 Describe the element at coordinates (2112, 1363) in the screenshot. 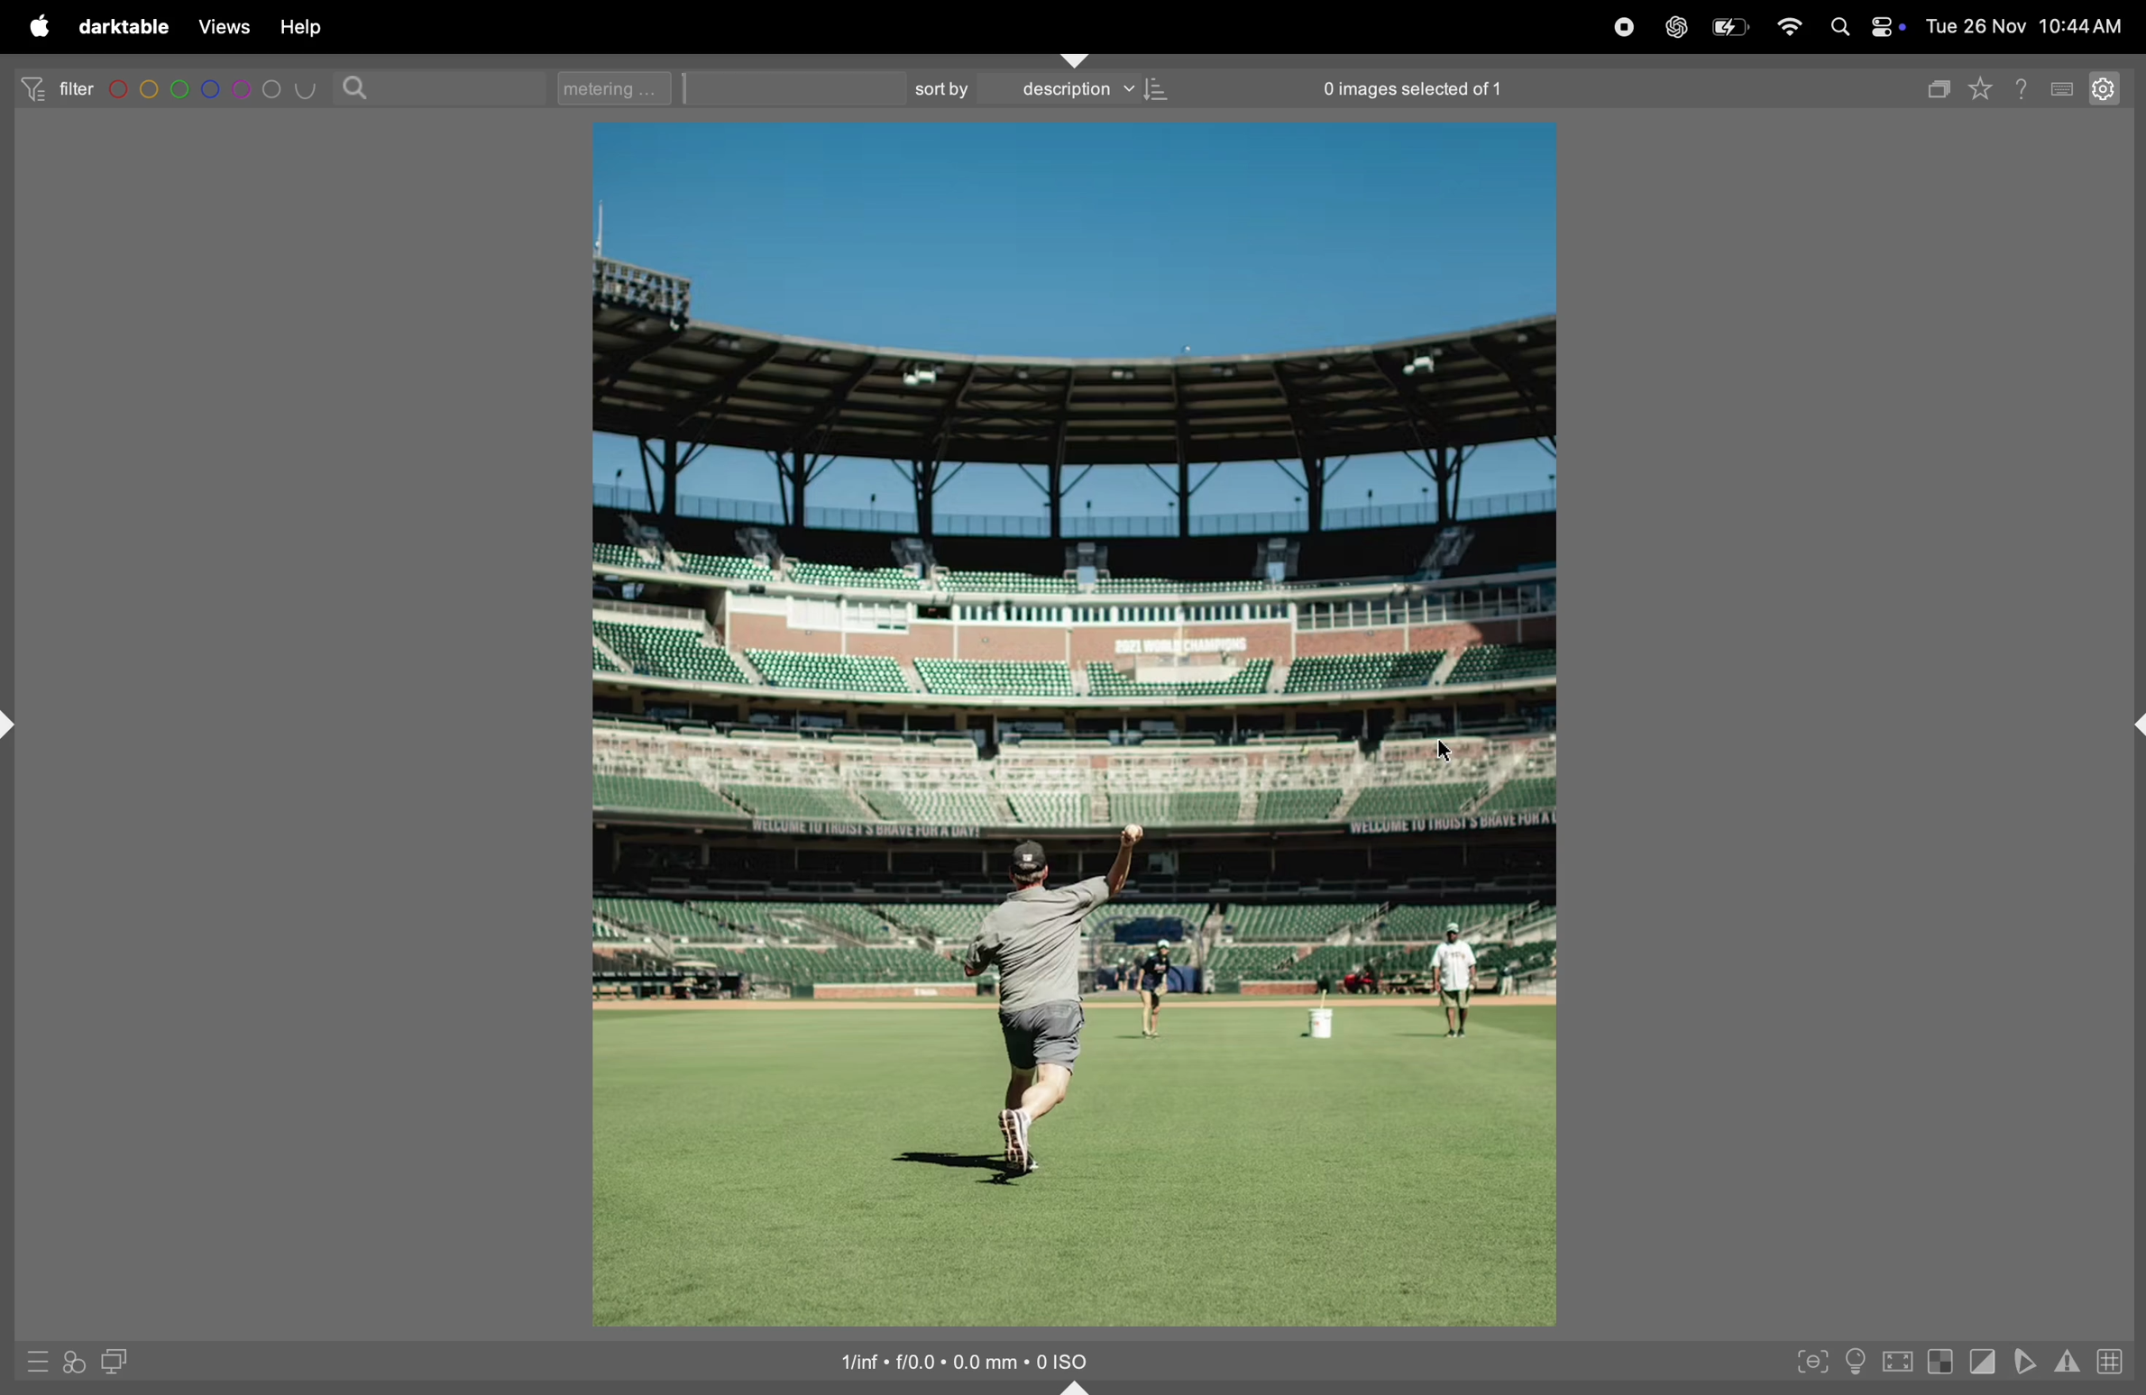

I see `toggle guide lines` at that location.